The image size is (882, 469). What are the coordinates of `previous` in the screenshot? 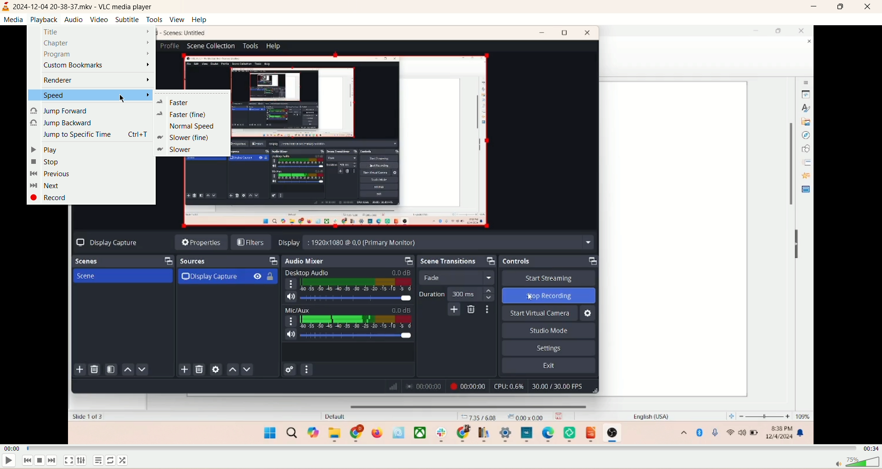 It's located at (51, 174).